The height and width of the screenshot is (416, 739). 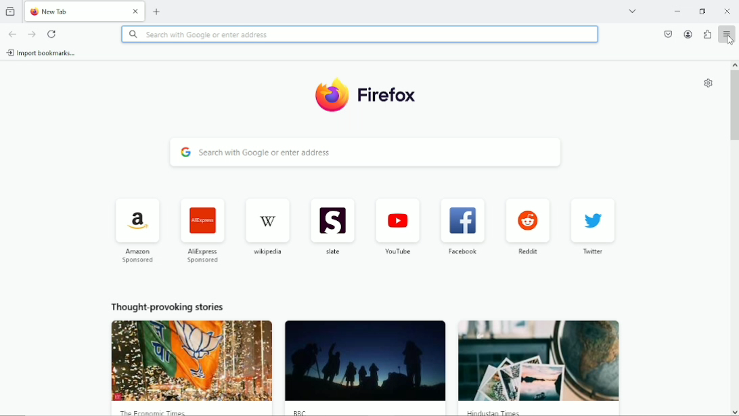 I want to click on AliExpress Sponsored, so click(x=202, y=229).